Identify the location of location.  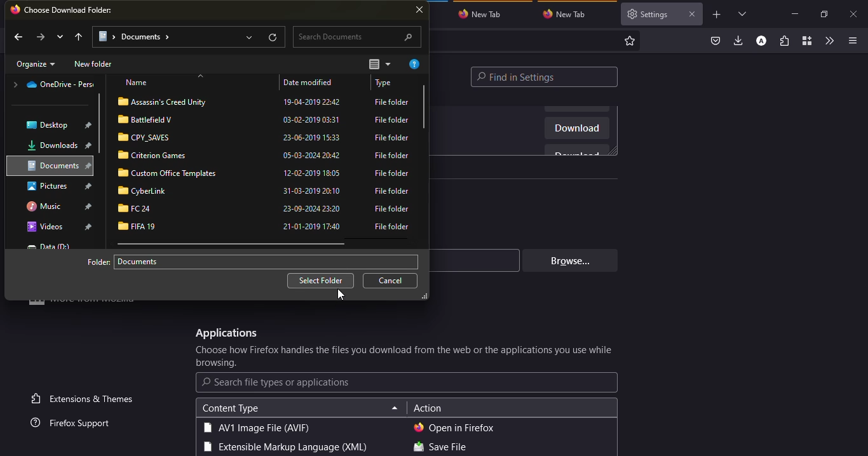
(49, 125).